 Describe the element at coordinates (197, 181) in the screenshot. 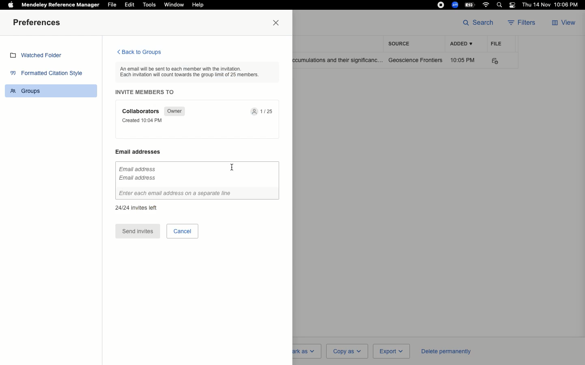

I see `Email address text box` at that location.